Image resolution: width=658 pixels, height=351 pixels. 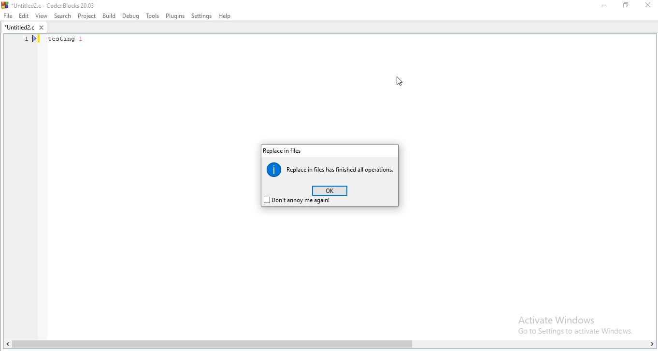 What do you see at coordinates (296, 202) in the screenshot?
I see `don't annoy me again!` at bounding box center [296, 202].